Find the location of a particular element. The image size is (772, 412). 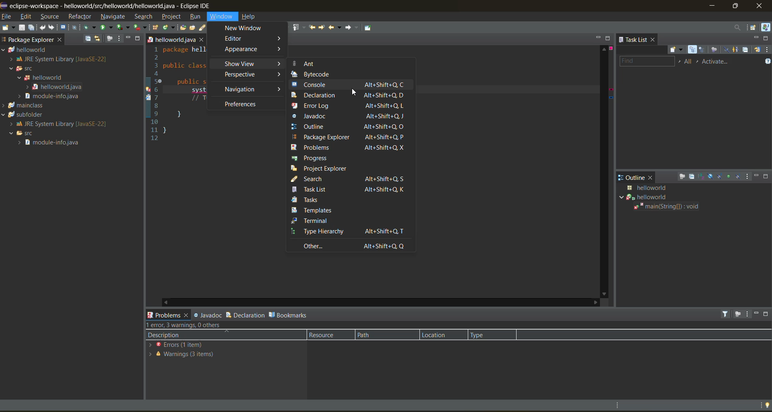

search is located at coordinates (142, 17).